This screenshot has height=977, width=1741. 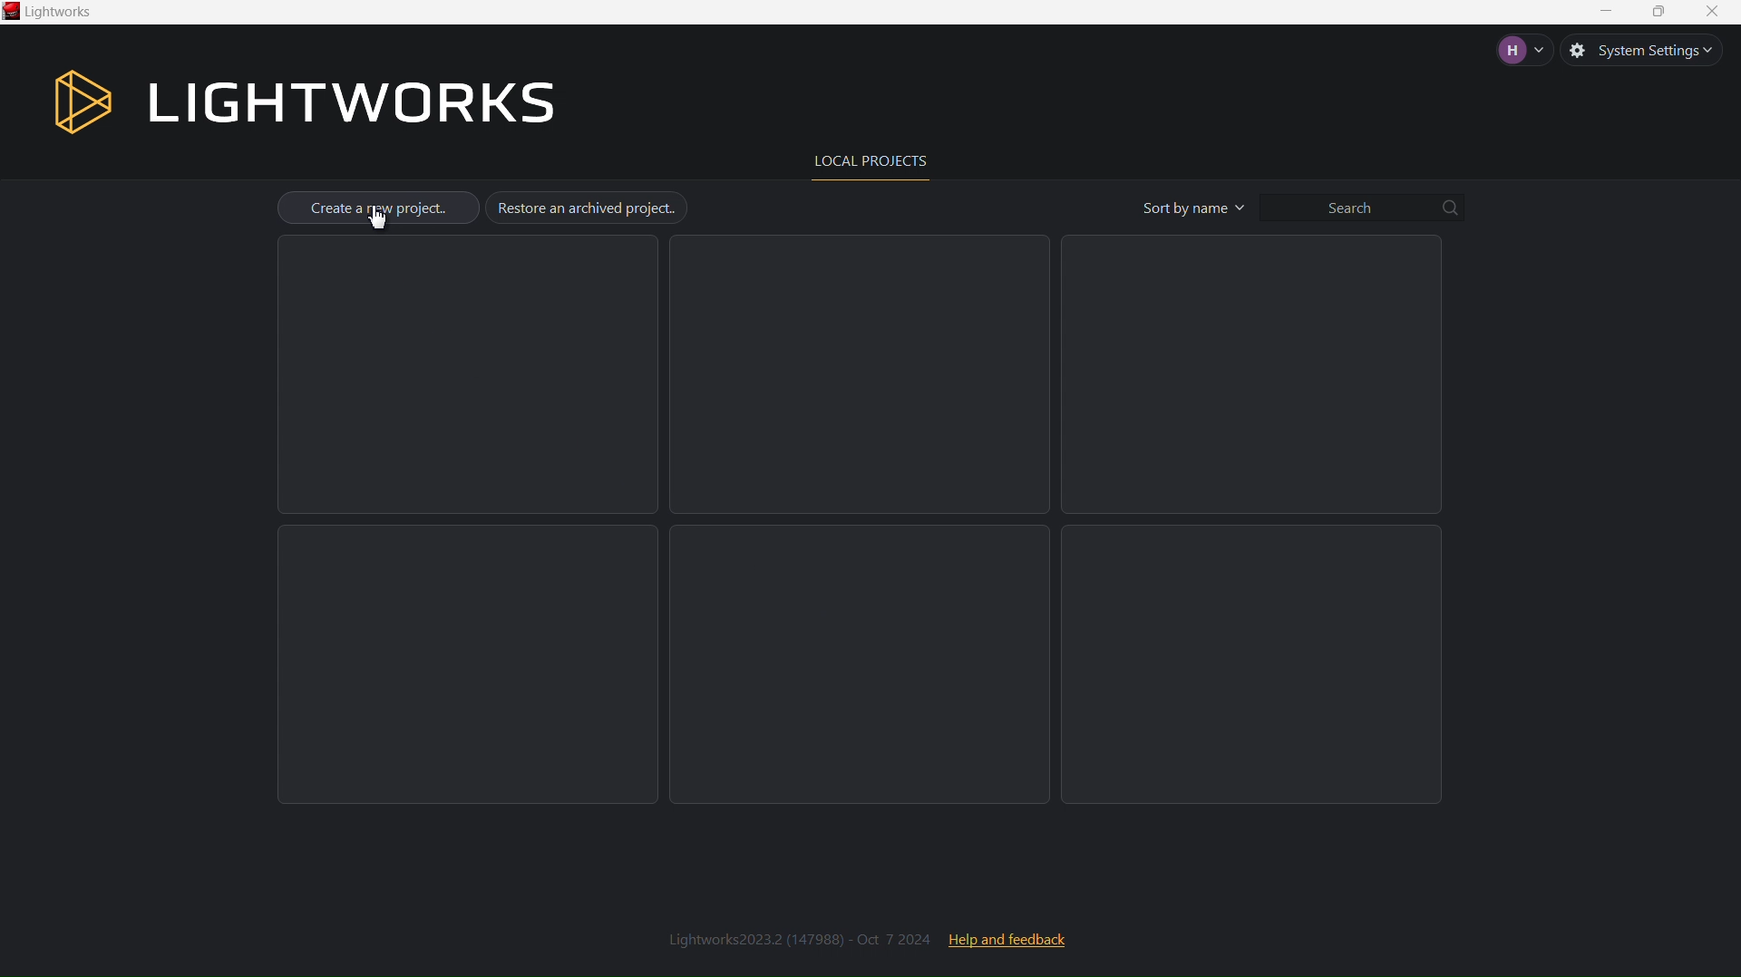 What do you see at coordinates (801, 936) in the screenshot?
I see `Lightworks2023.2 (147988) - Oct 7 2024` at bounding box center [801, 936].